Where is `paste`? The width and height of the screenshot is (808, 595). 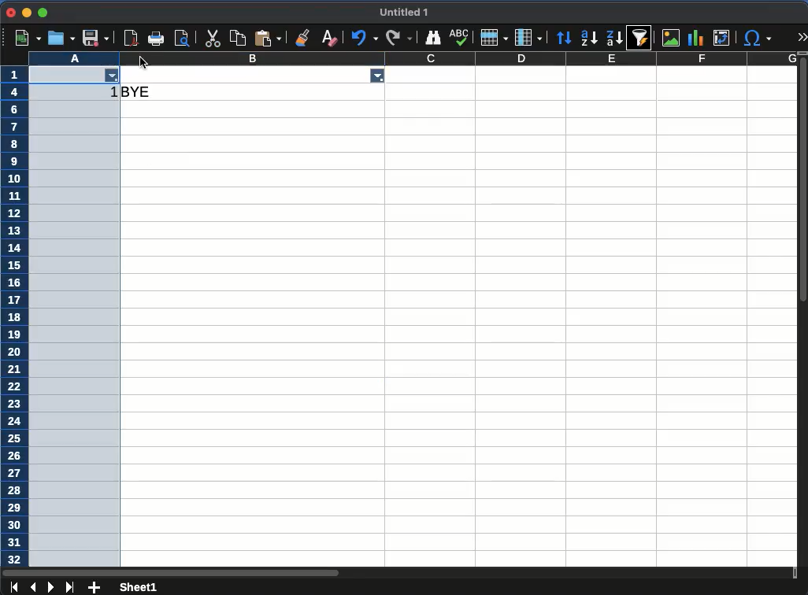 paste is located at coordinates (239, 38).